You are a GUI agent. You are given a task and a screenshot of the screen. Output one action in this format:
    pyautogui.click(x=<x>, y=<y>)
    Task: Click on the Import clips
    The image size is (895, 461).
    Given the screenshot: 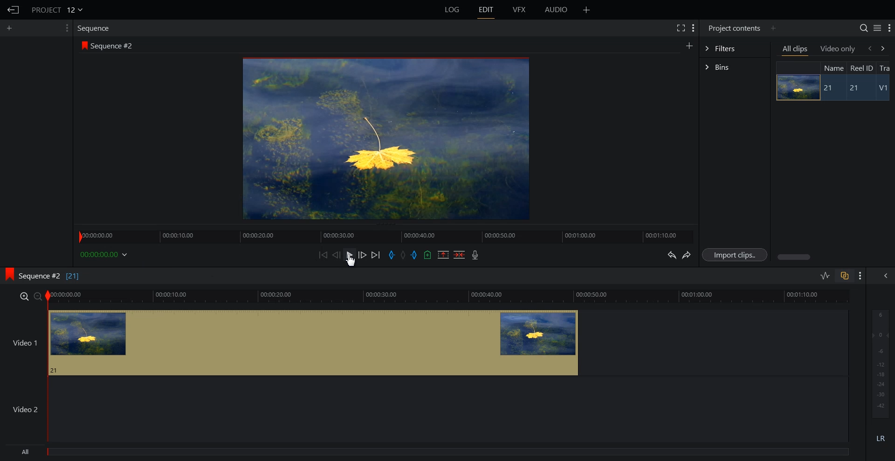 What is the action you would take?
    pyautogui.click(x=737, y=255)
    